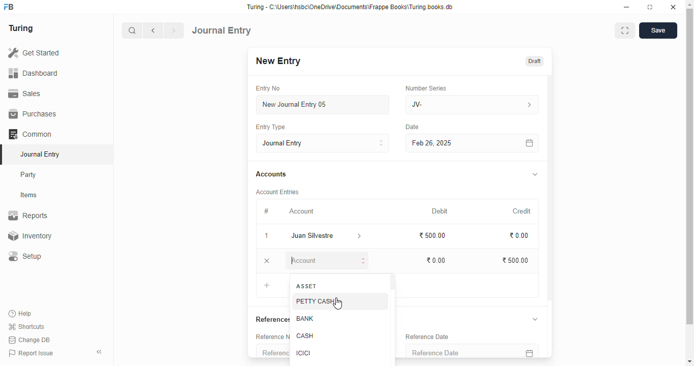 This screenshot has height=366, width=694. Describe the element at coordinates (658, 30) in the screenshot. I see `save` at that location.